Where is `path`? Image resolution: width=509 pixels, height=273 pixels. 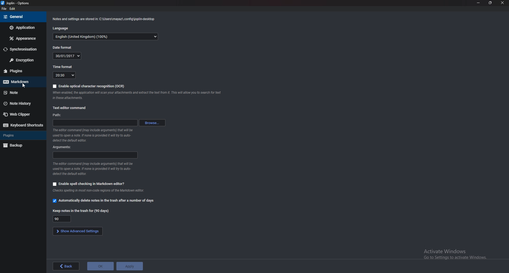 path is located at coordinates (58, 115).